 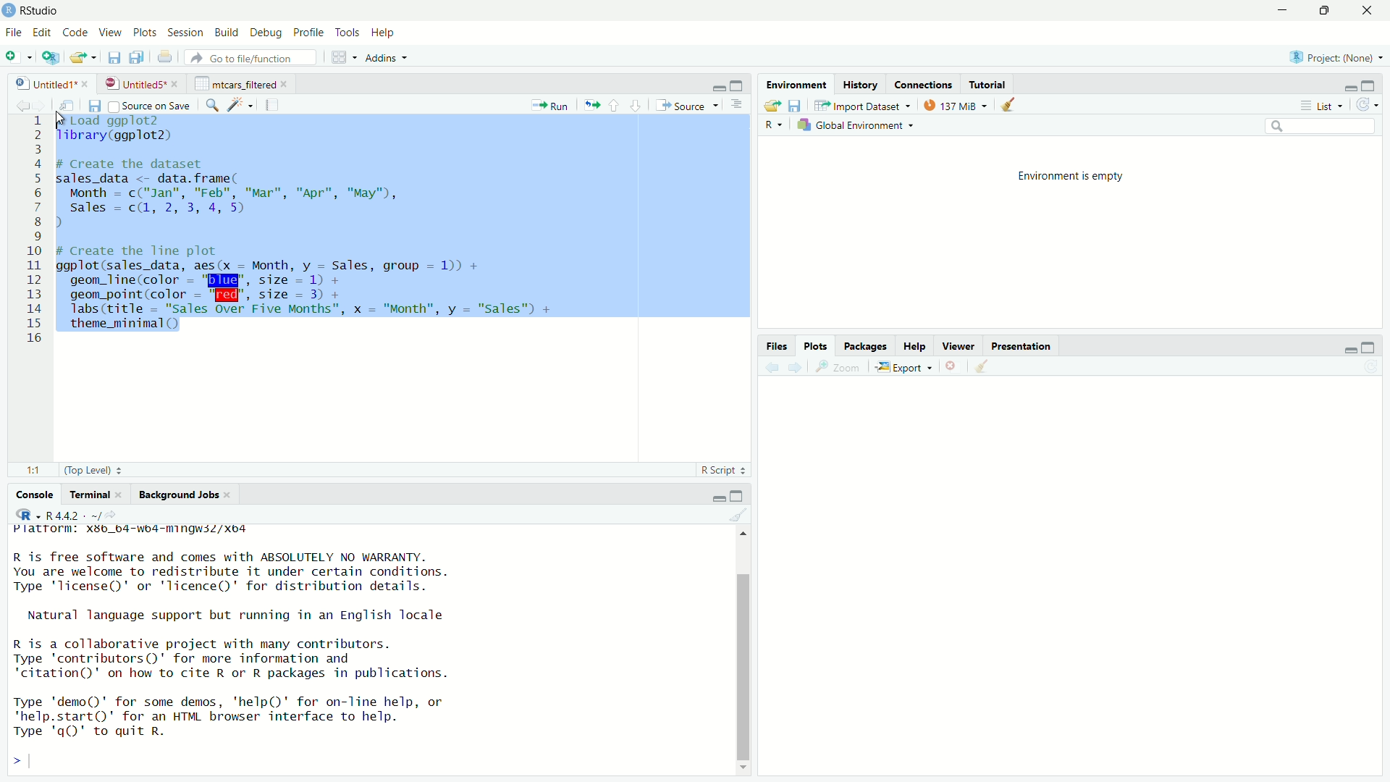 I want to click on Terminal, so click(x=90, y=494).